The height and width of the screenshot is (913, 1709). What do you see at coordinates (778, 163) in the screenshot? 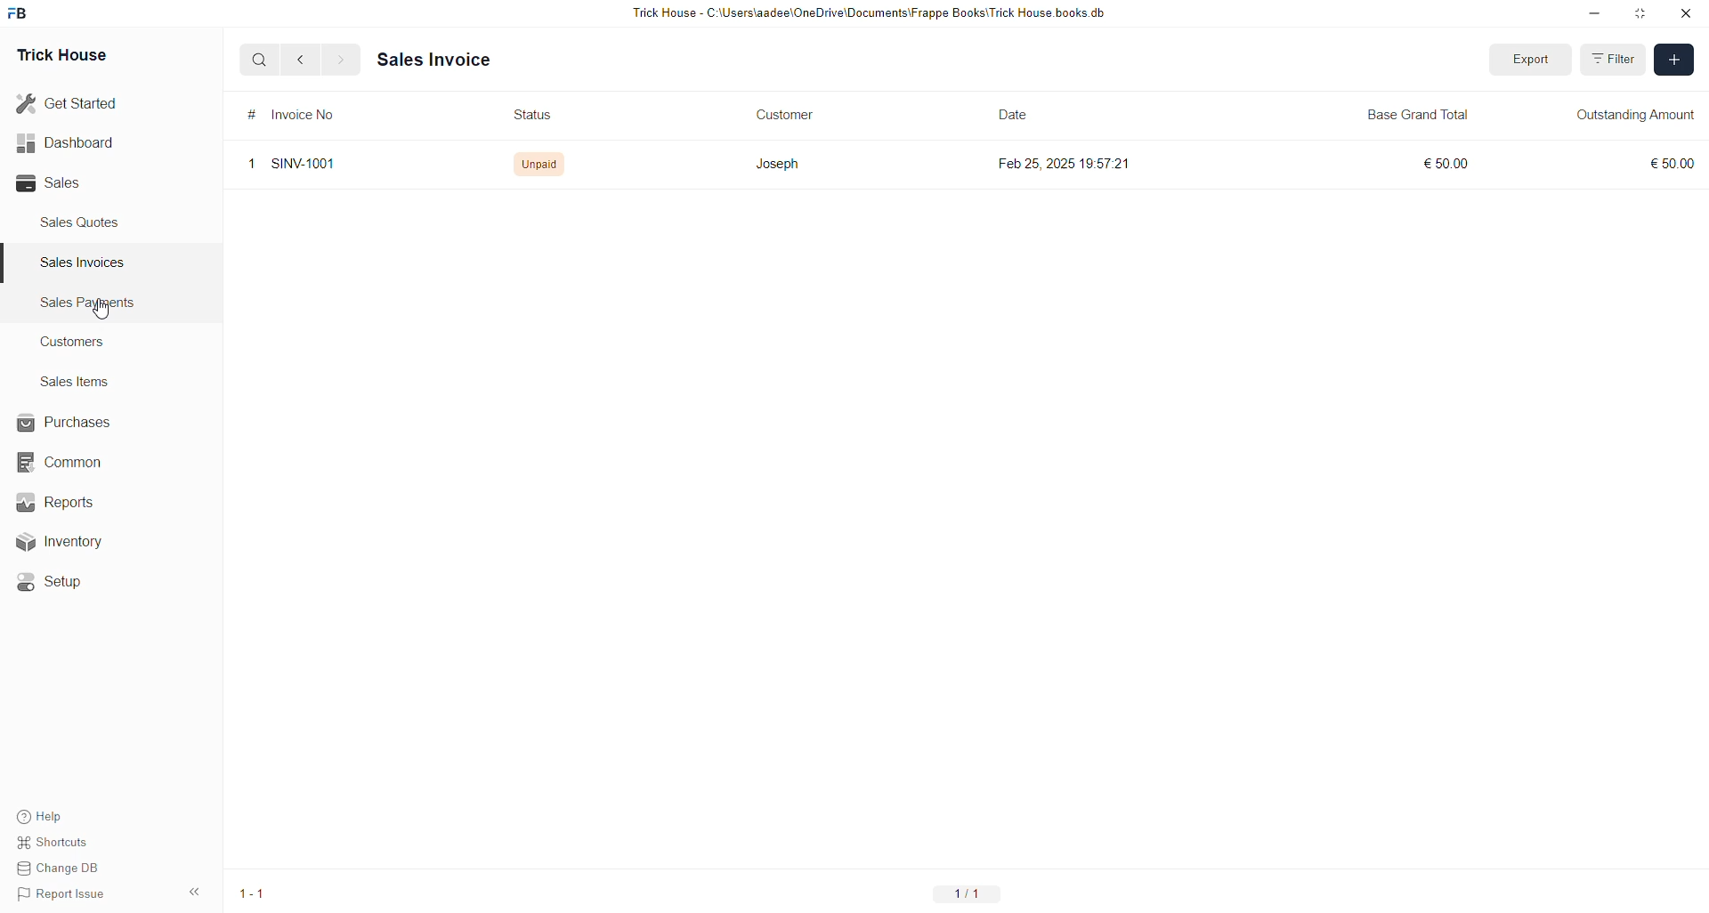
I see `Joseph` at bounding box center [778, 163].